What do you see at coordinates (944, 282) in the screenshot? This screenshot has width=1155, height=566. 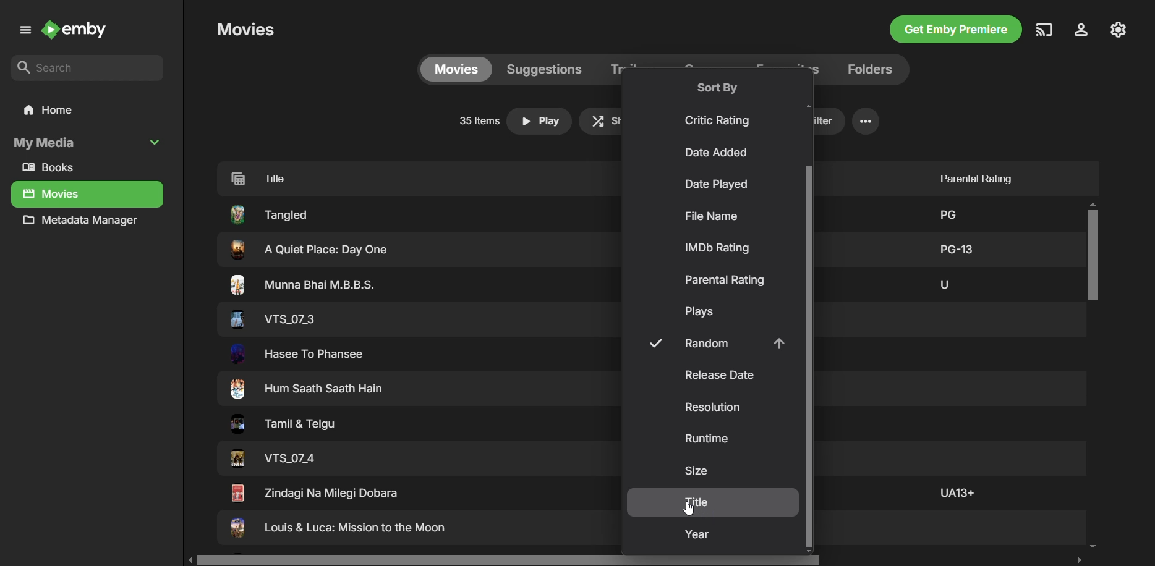 I see `` at bounding box center [944, 282].